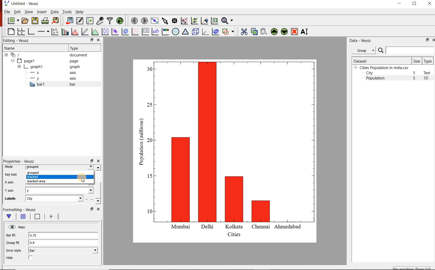  I want to click on import data into Veusz, so click(69, 20).